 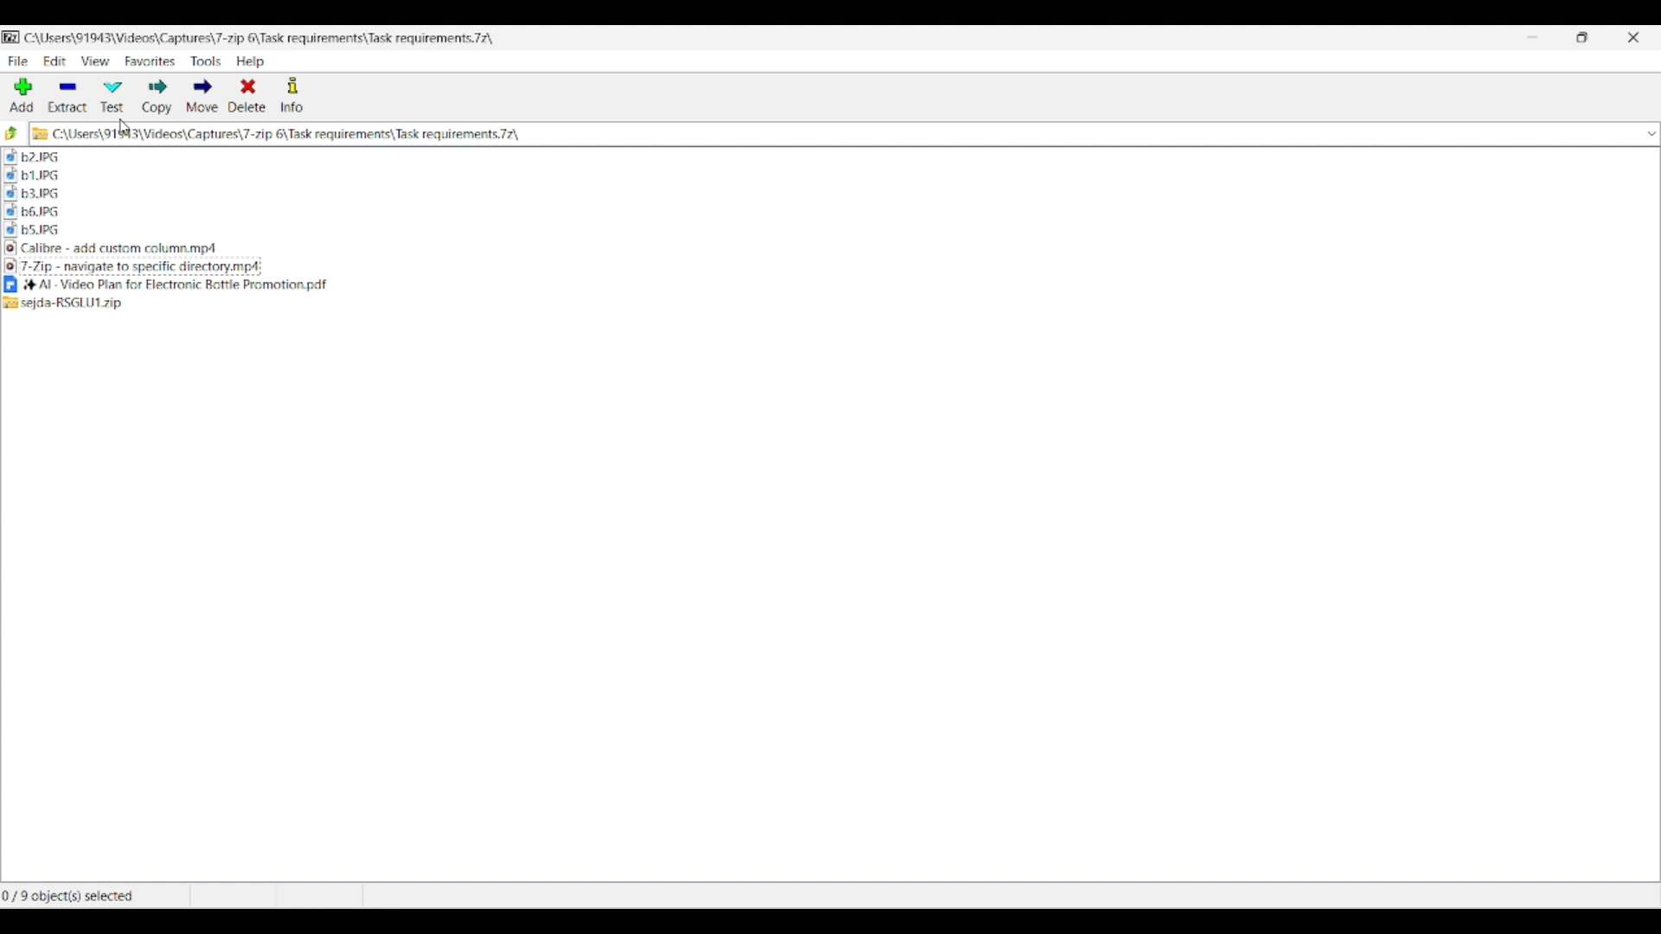 I want to click on file 5 and type, so click(x=472, y=192).